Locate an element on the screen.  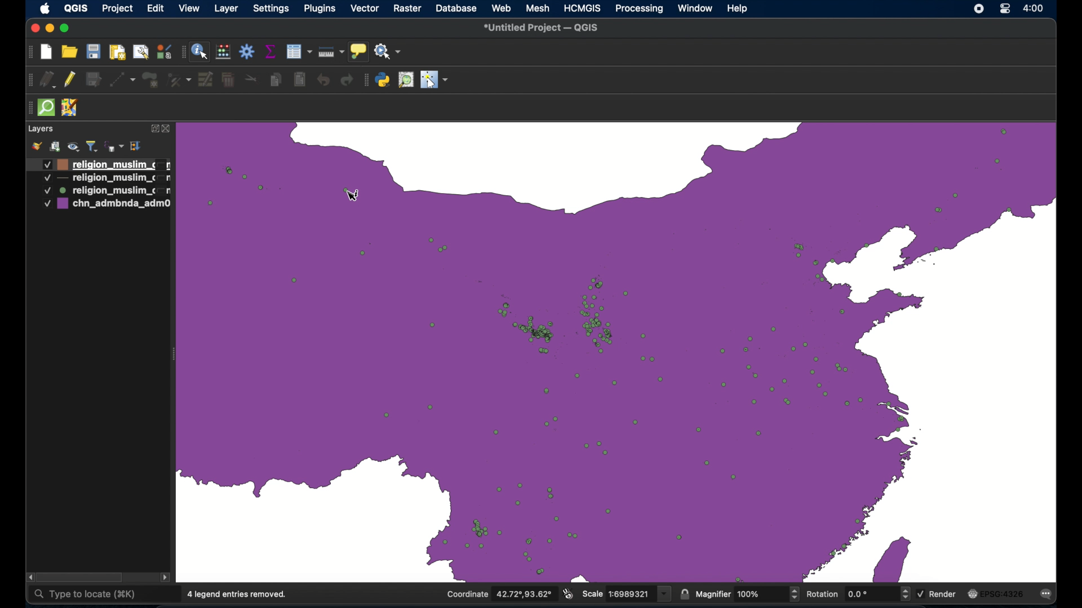
vector is located at coordinates (365, 8).